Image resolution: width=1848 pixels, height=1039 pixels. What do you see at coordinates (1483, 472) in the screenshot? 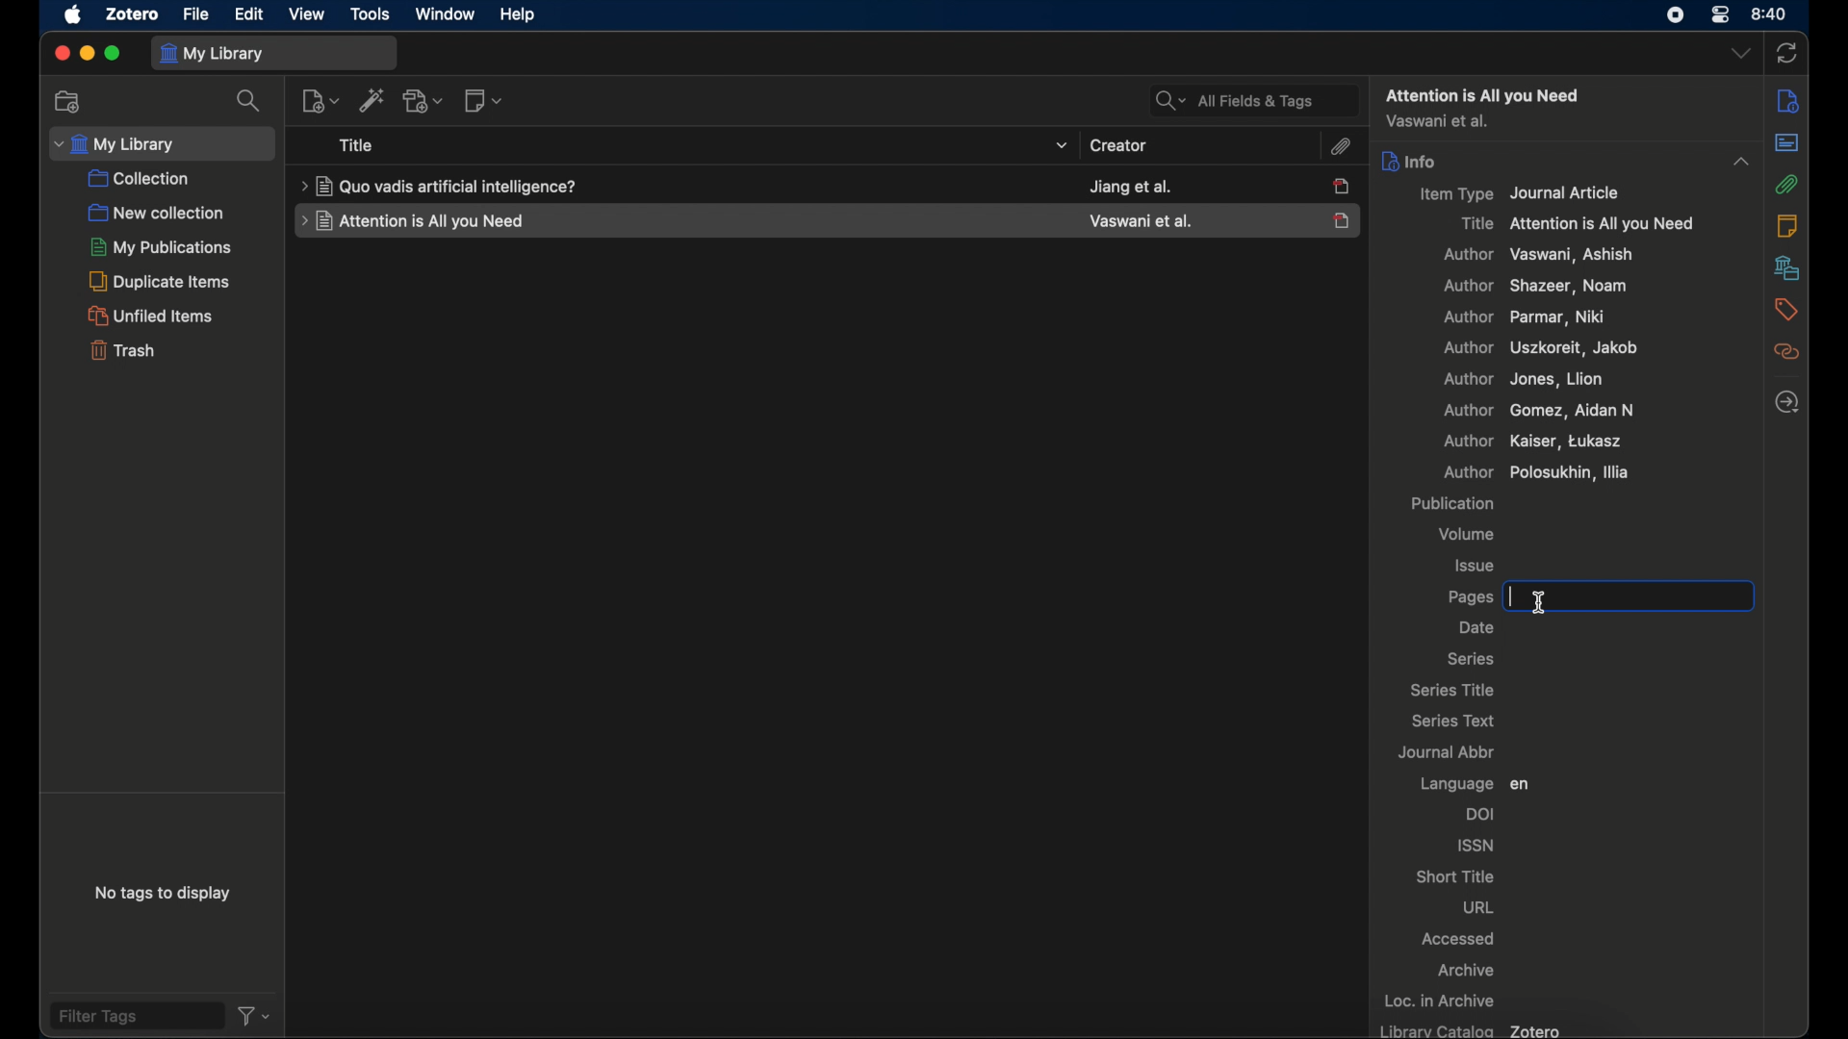
I see `author polosukhin, illia` at bounding box center [1483, 472].